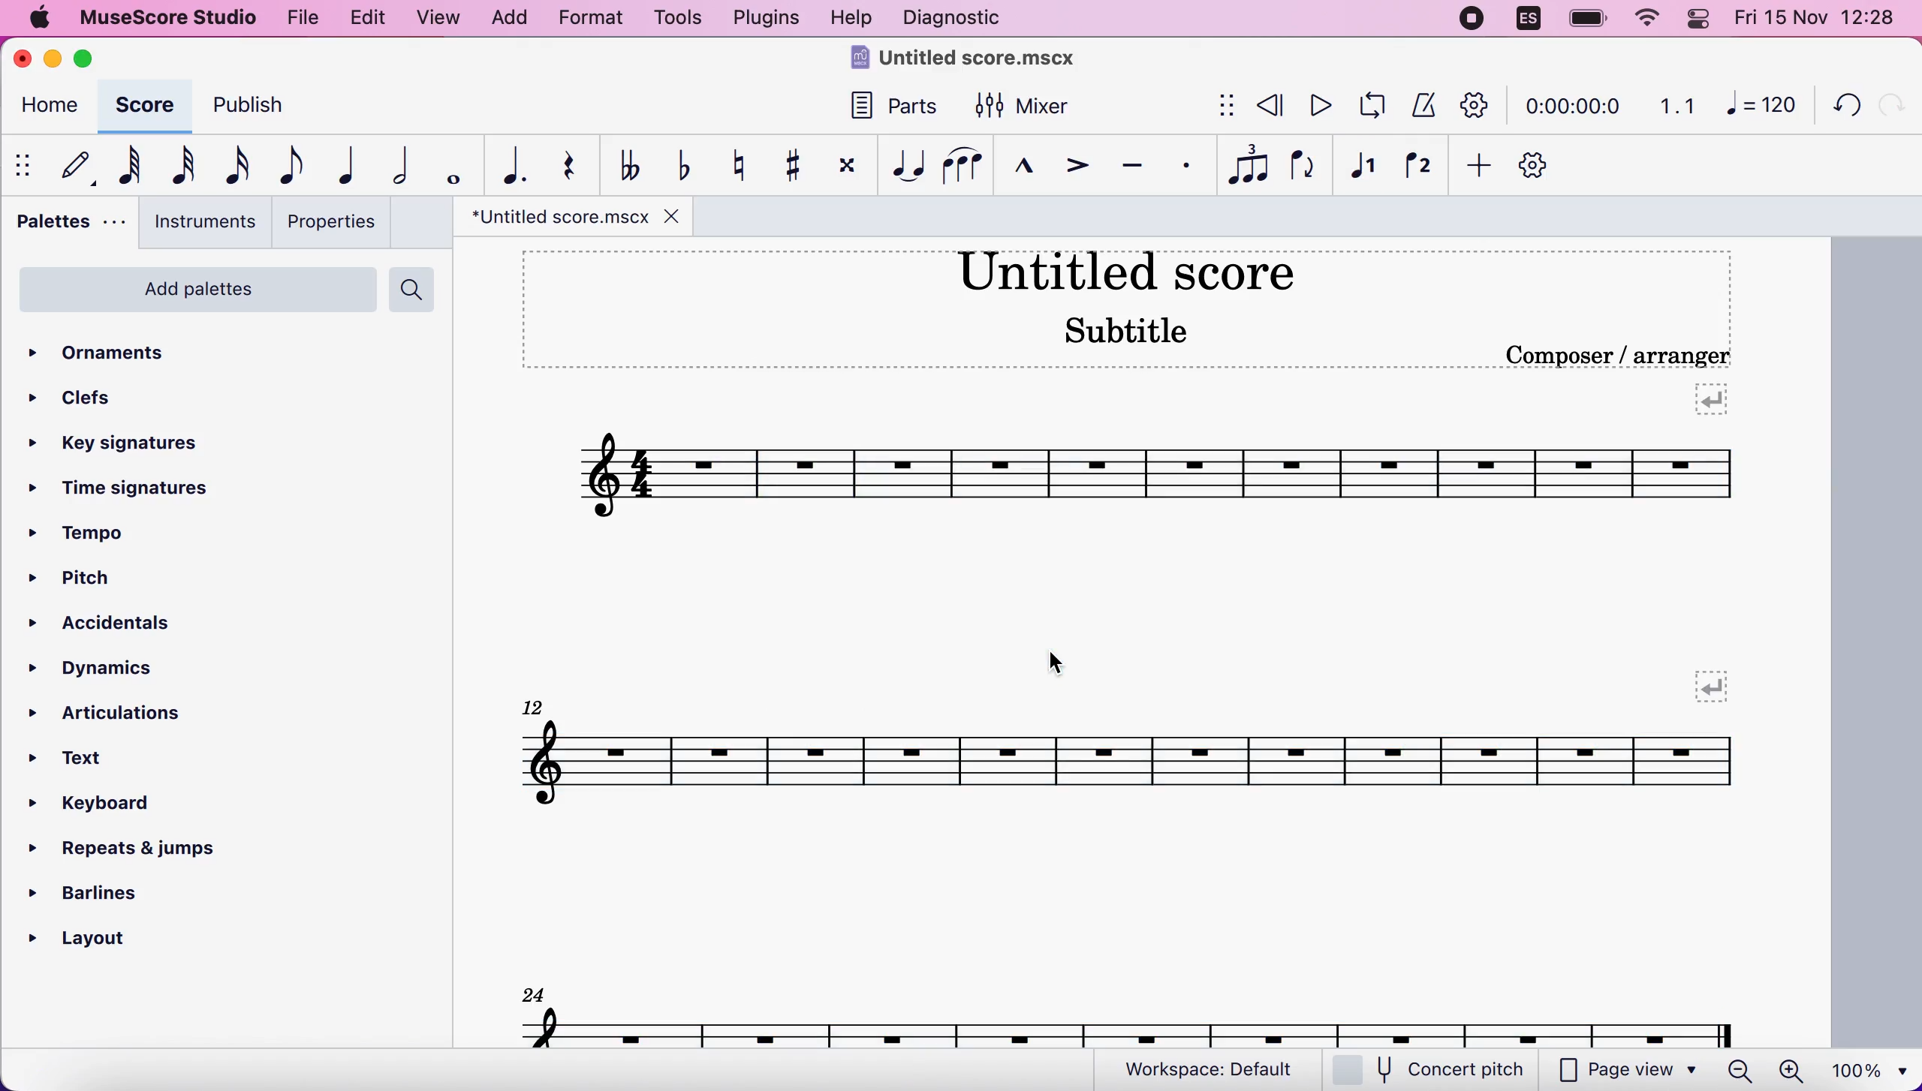 This screenshot has height=1091, width=1922. Describe the element at coordinates (440, 20) in the screenshot. I see `view` at that location.